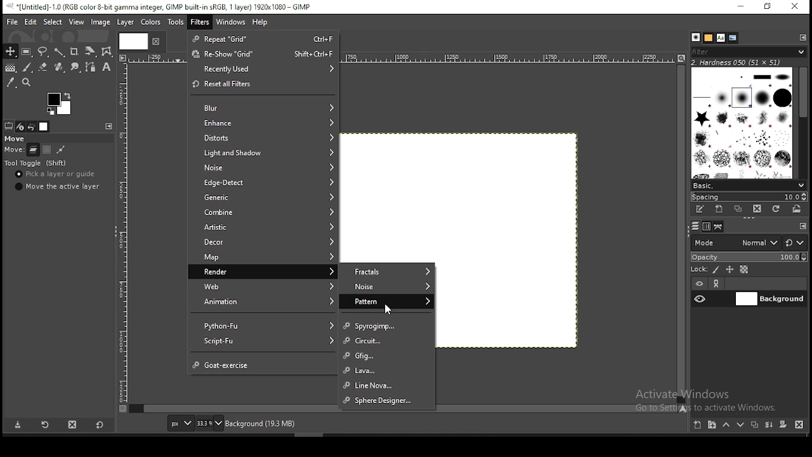 The image size is (812, 457). I want to click on brushes filter, so click(749, 51).